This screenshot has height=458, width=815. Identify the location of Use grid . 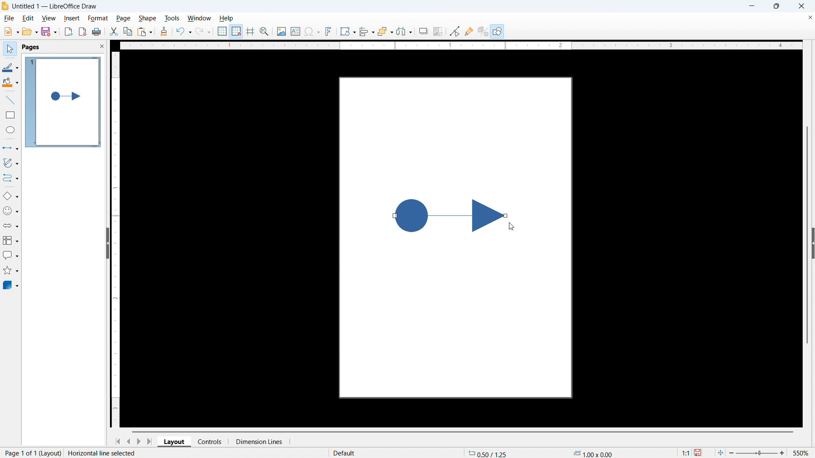
(222, 31).